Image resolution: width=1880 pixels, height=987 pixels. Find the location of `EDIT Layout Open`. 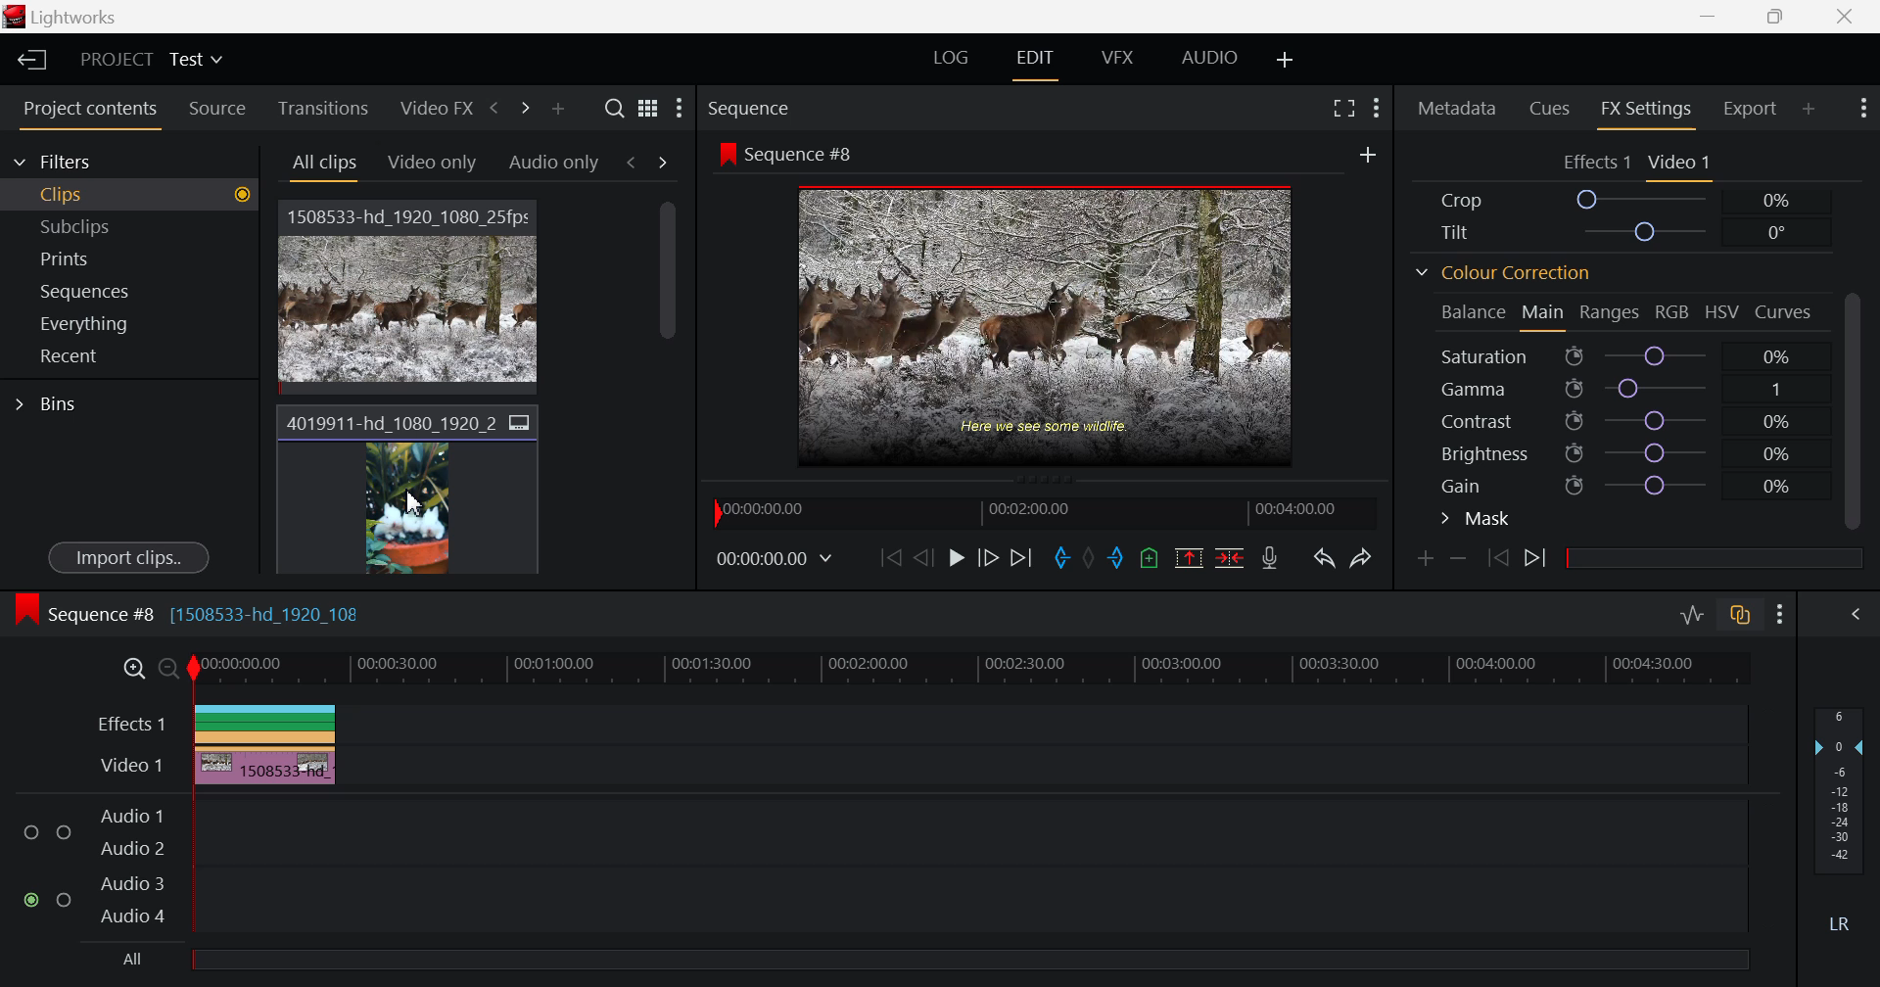

EDIT Layout Open is located at coordinates (1036, 62).